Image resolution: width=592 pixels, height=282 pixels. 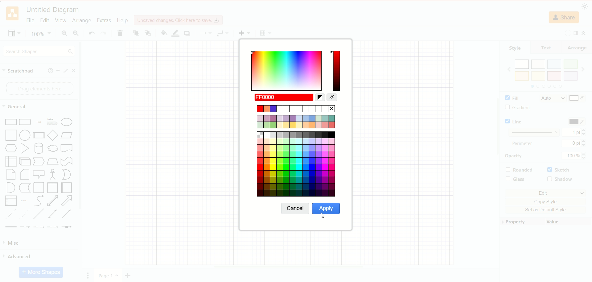 What do you see at coordinates (295, 209) in the screenshot?
I see `cancel` at bounding box center [295, 209].